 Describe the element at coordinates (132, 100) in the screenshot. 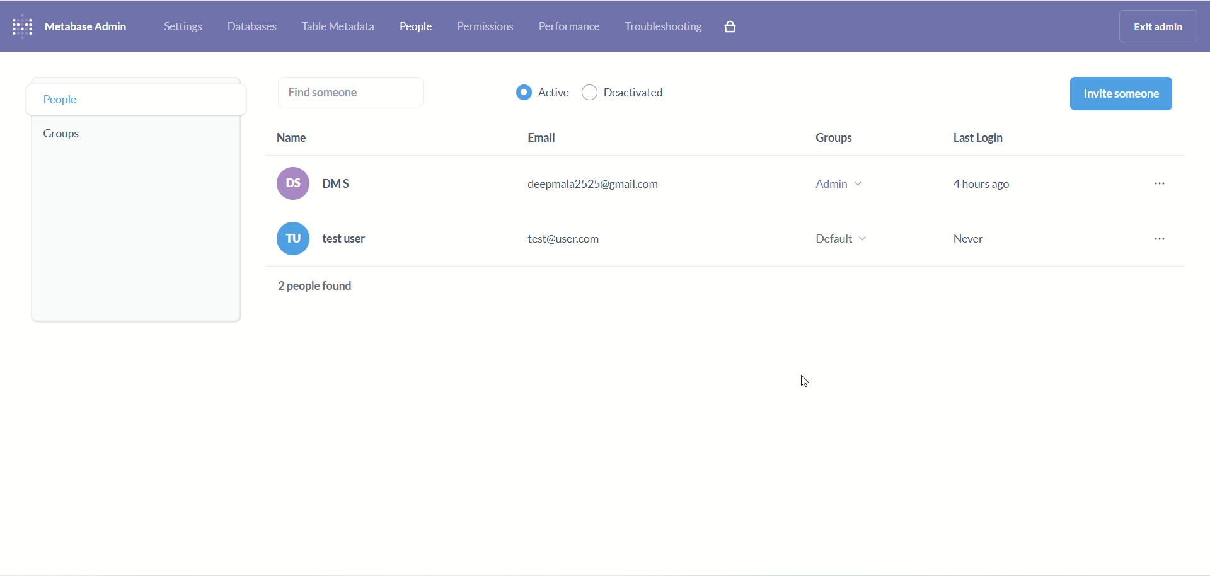

I see `people` at that location.